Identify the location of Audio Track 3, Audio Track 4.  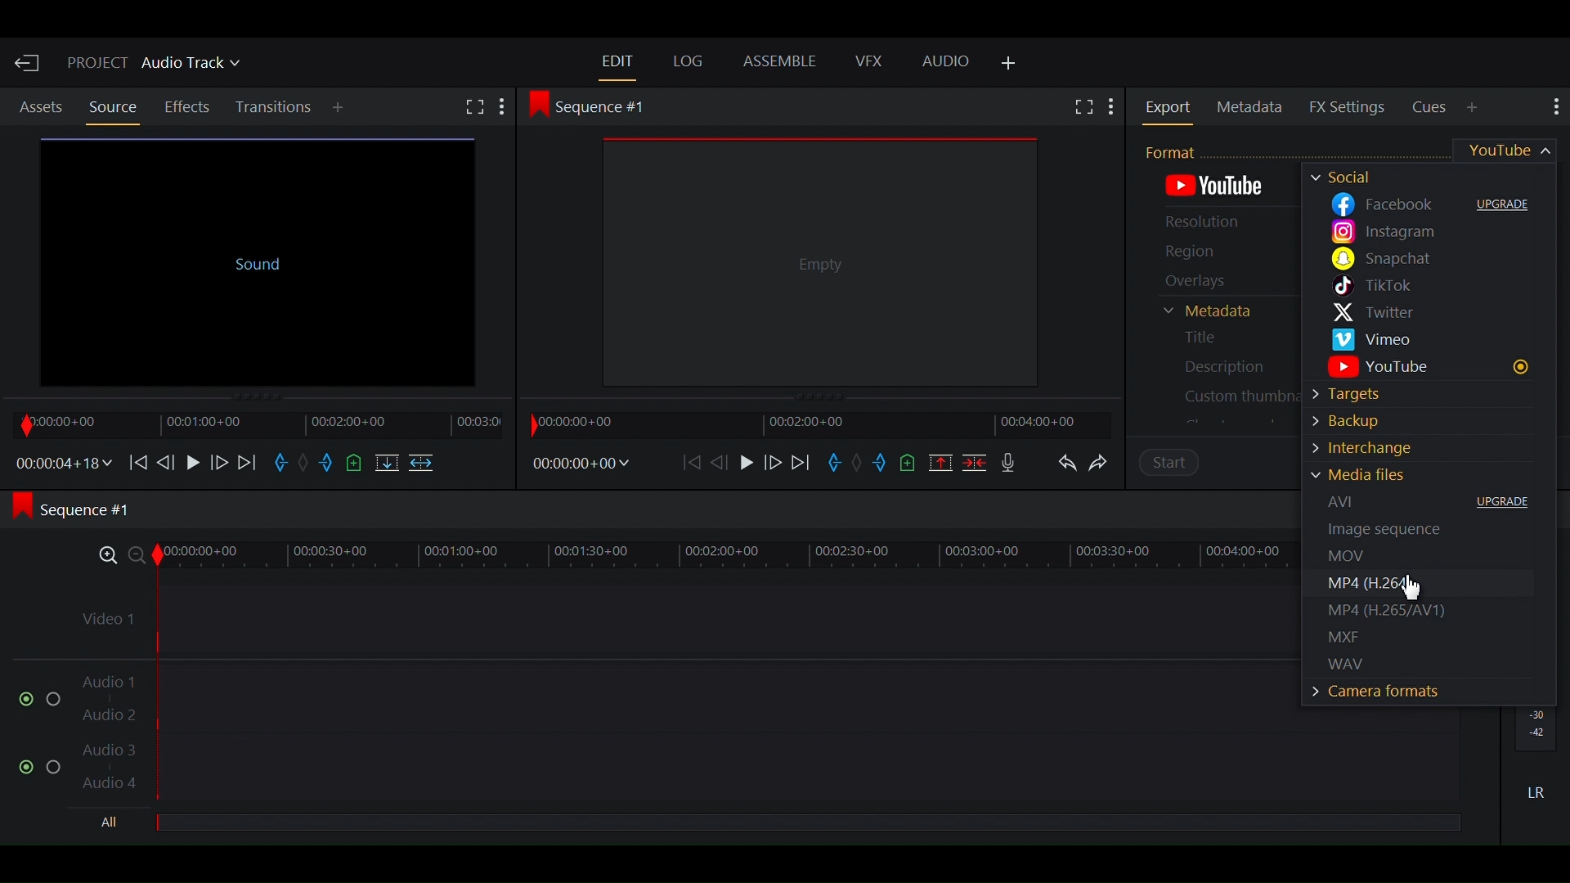
(767, 771).